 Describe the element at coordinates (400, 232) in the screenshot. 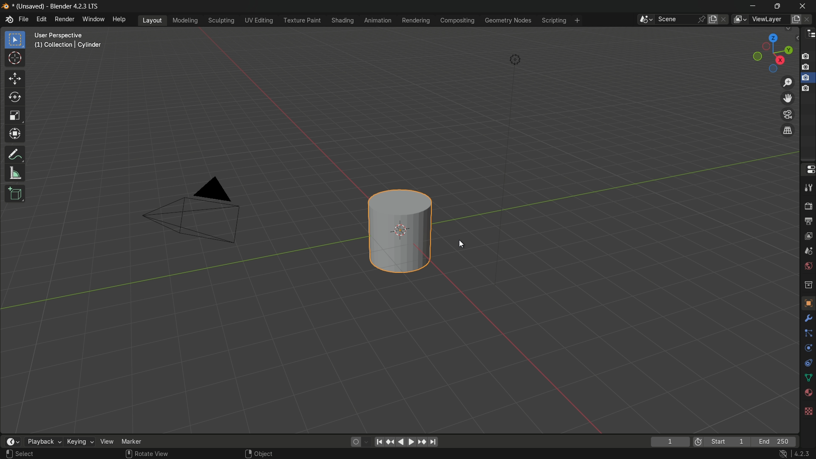

I see `Cylinder ` at that location.